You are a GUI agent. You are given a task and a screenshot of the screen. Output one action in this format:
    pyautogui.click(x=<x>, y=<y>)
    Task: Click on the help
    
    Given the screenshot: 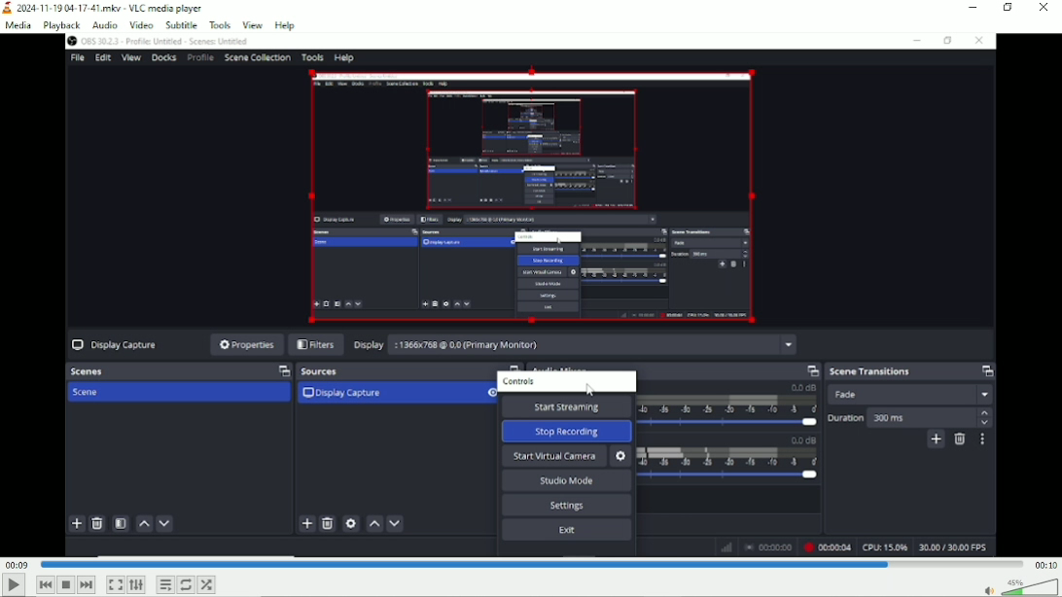 What is the action you would take?
    pyautogui.click(x=286, y=23)
    